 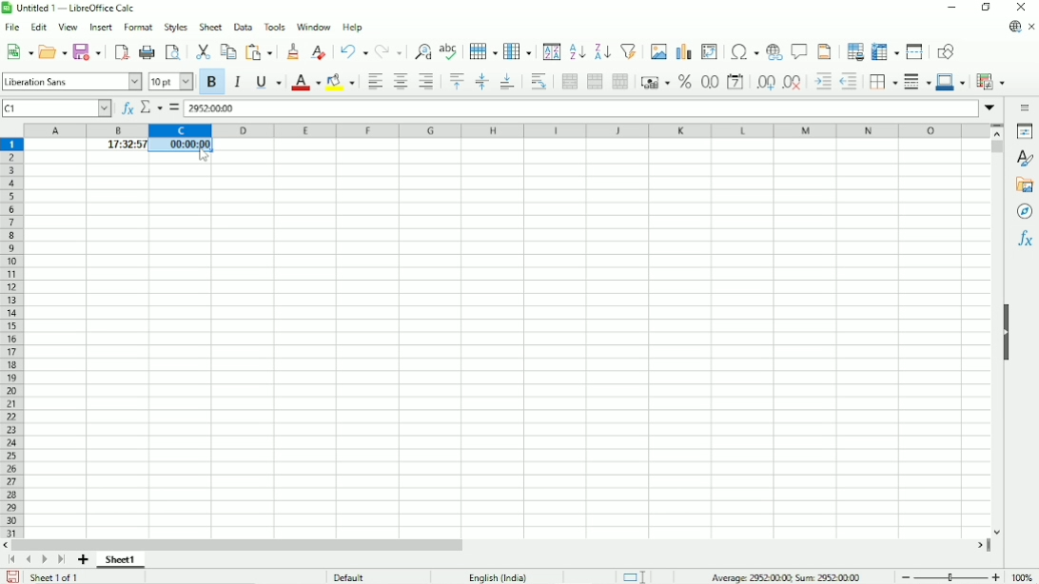 What do you see at coordinates (304, 83) in the screenshot?
I see `Font color` at bounding box center [304, 83].